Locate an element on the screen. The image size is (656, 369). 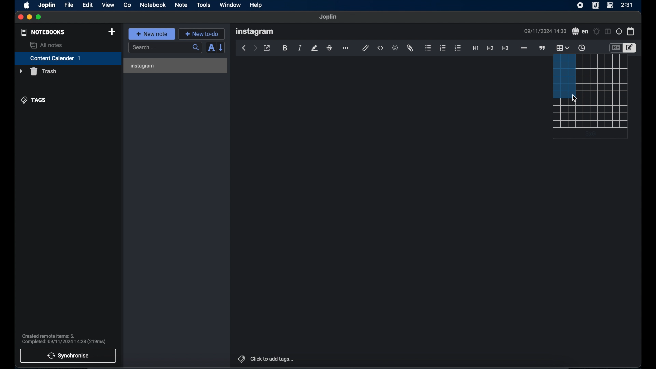
horizontal line is located at coordinates (524, 49).